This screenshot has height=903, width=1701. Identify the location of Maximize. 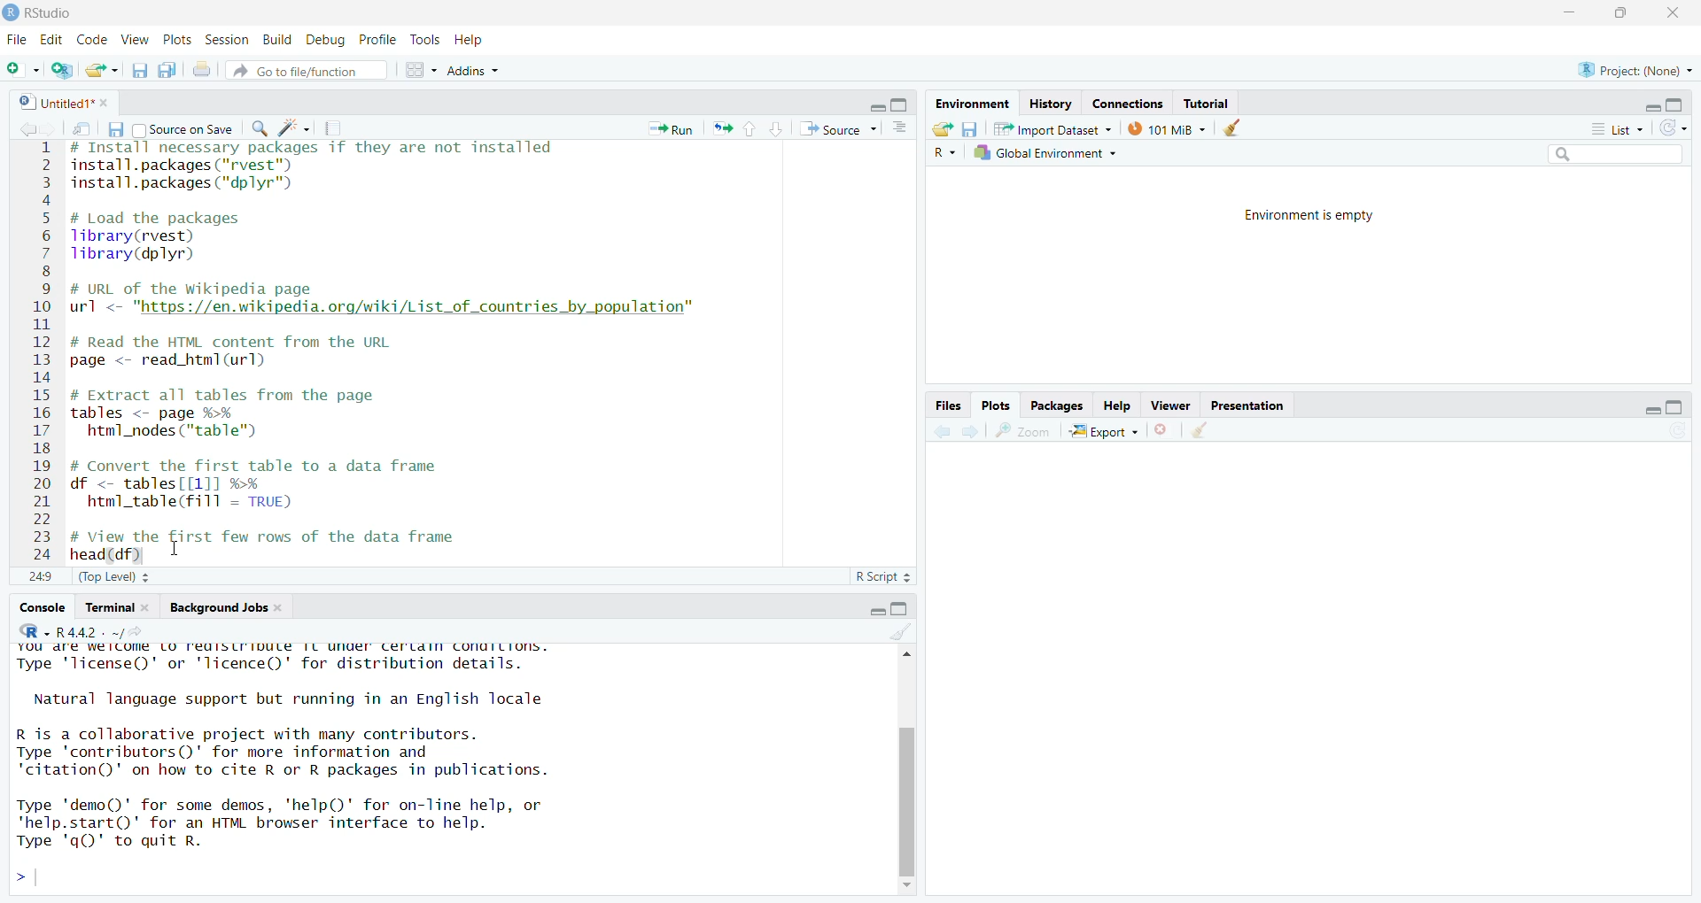
(899, 609).